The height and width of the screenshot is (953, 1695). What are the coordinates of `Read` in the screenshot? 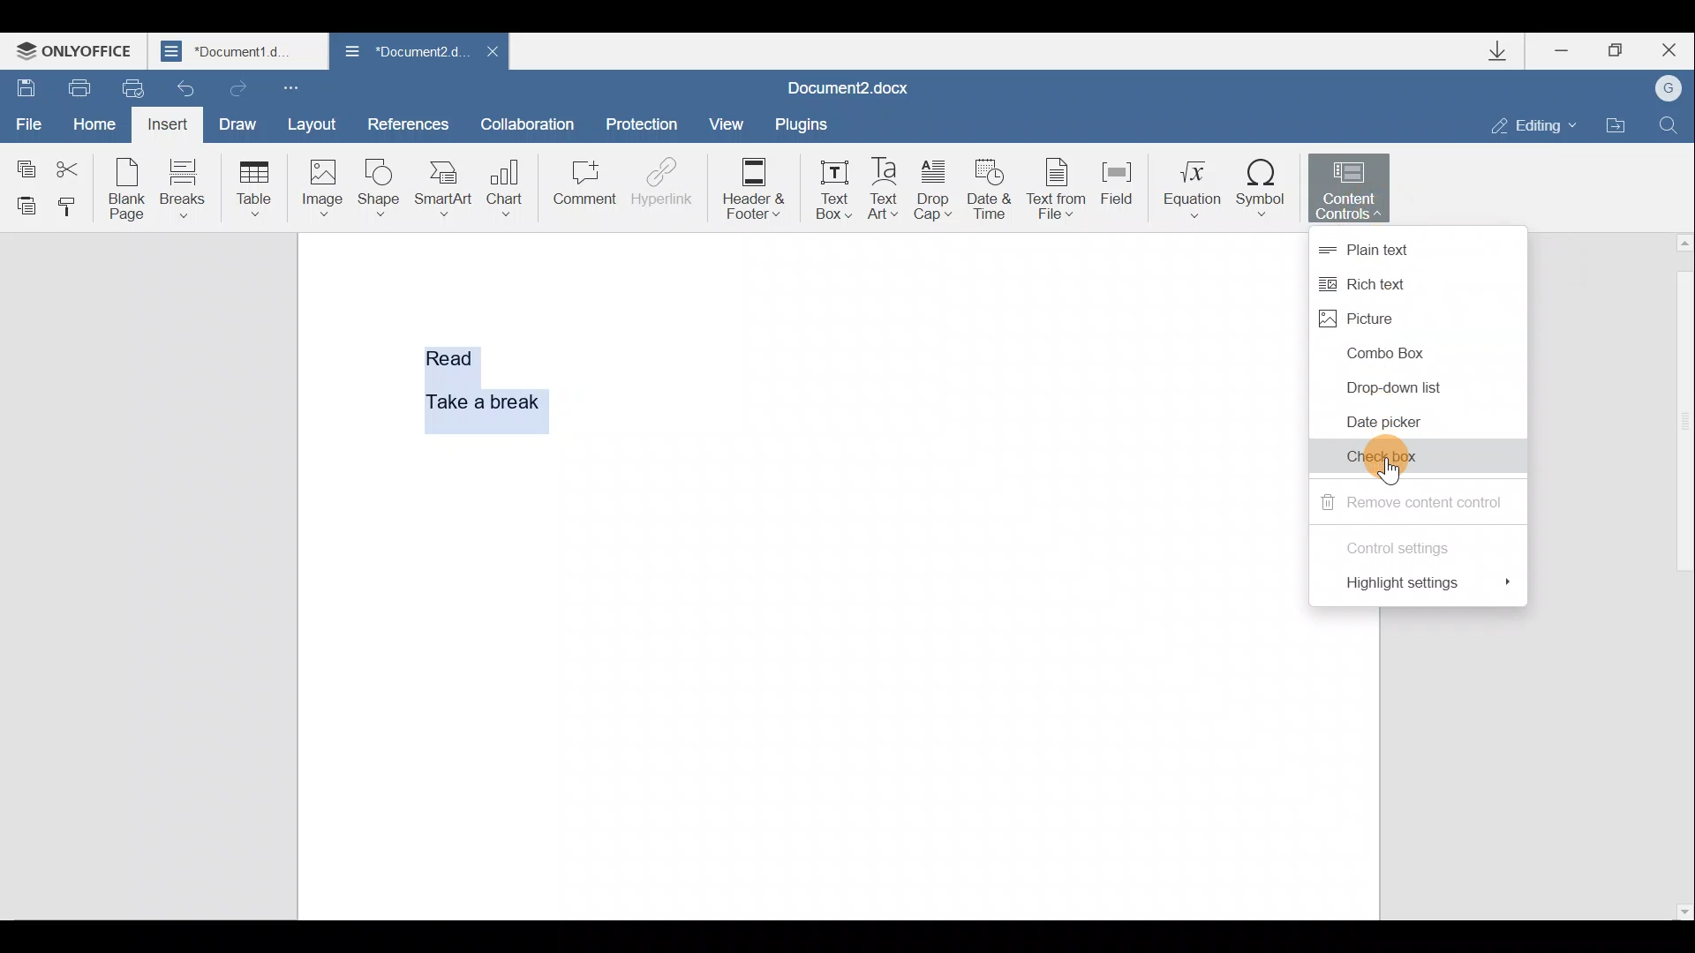 It's located at (452, 355).